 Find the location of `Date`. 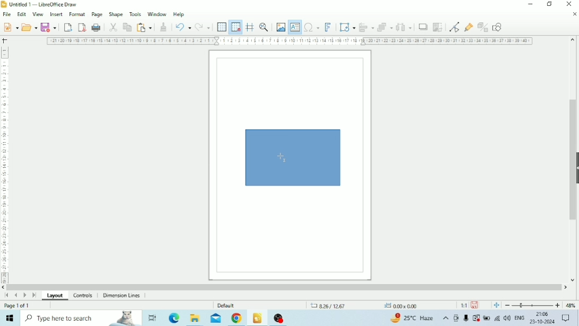

Date is located at coordinates (543, 322).